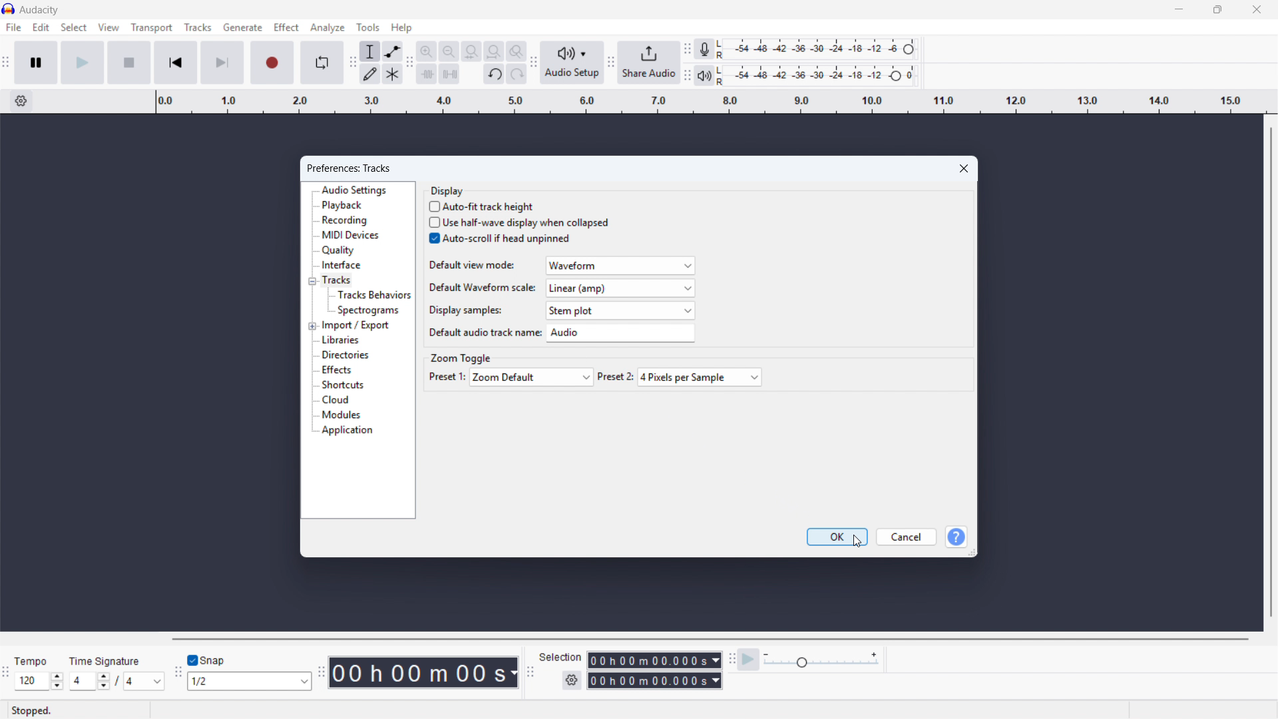  I want to click on draw tool, so click(370, 73).